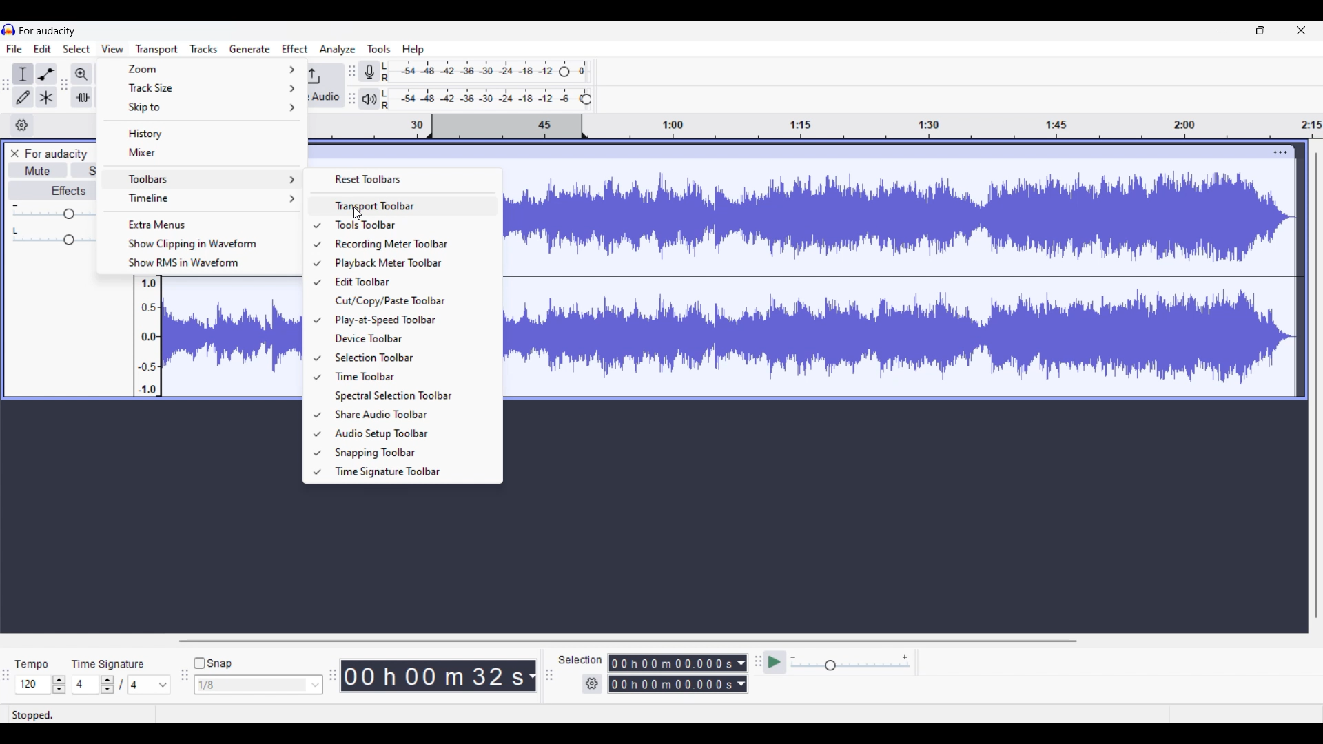 This screenshot has width=1323, height=744. Describe the element at coordinates (433, 675) in the screenshot. I see `Current timestamp of track` at that location.